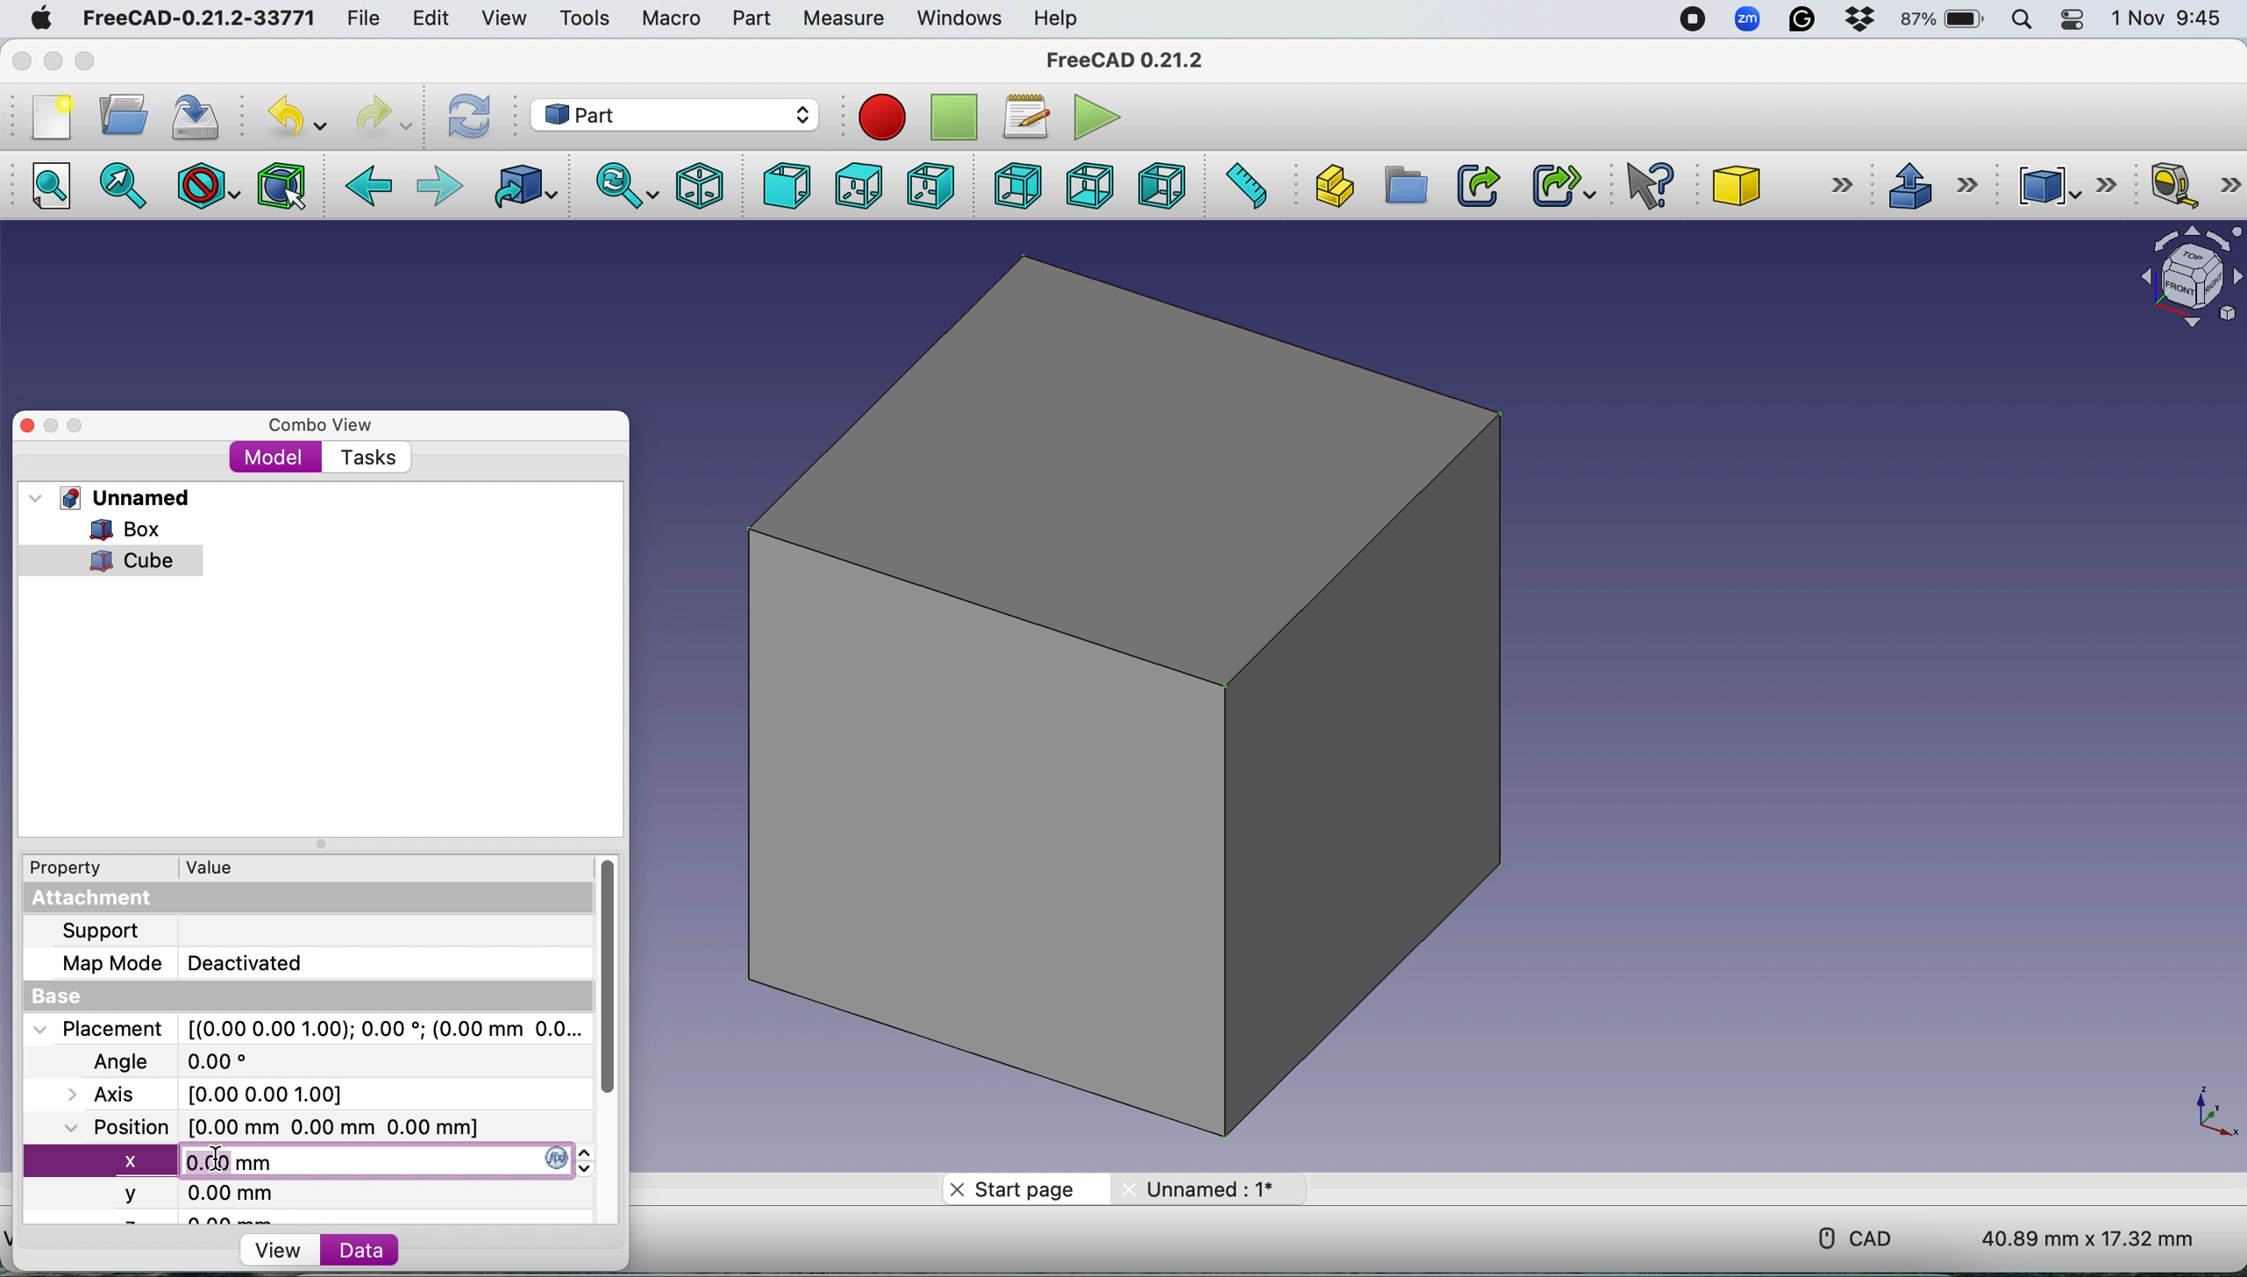 This screenshot has width=2247, height=1277. What do you see at coordinates (1777, 185) in the screenshot?
I see `Cube` at bounding box center [1777, 185].